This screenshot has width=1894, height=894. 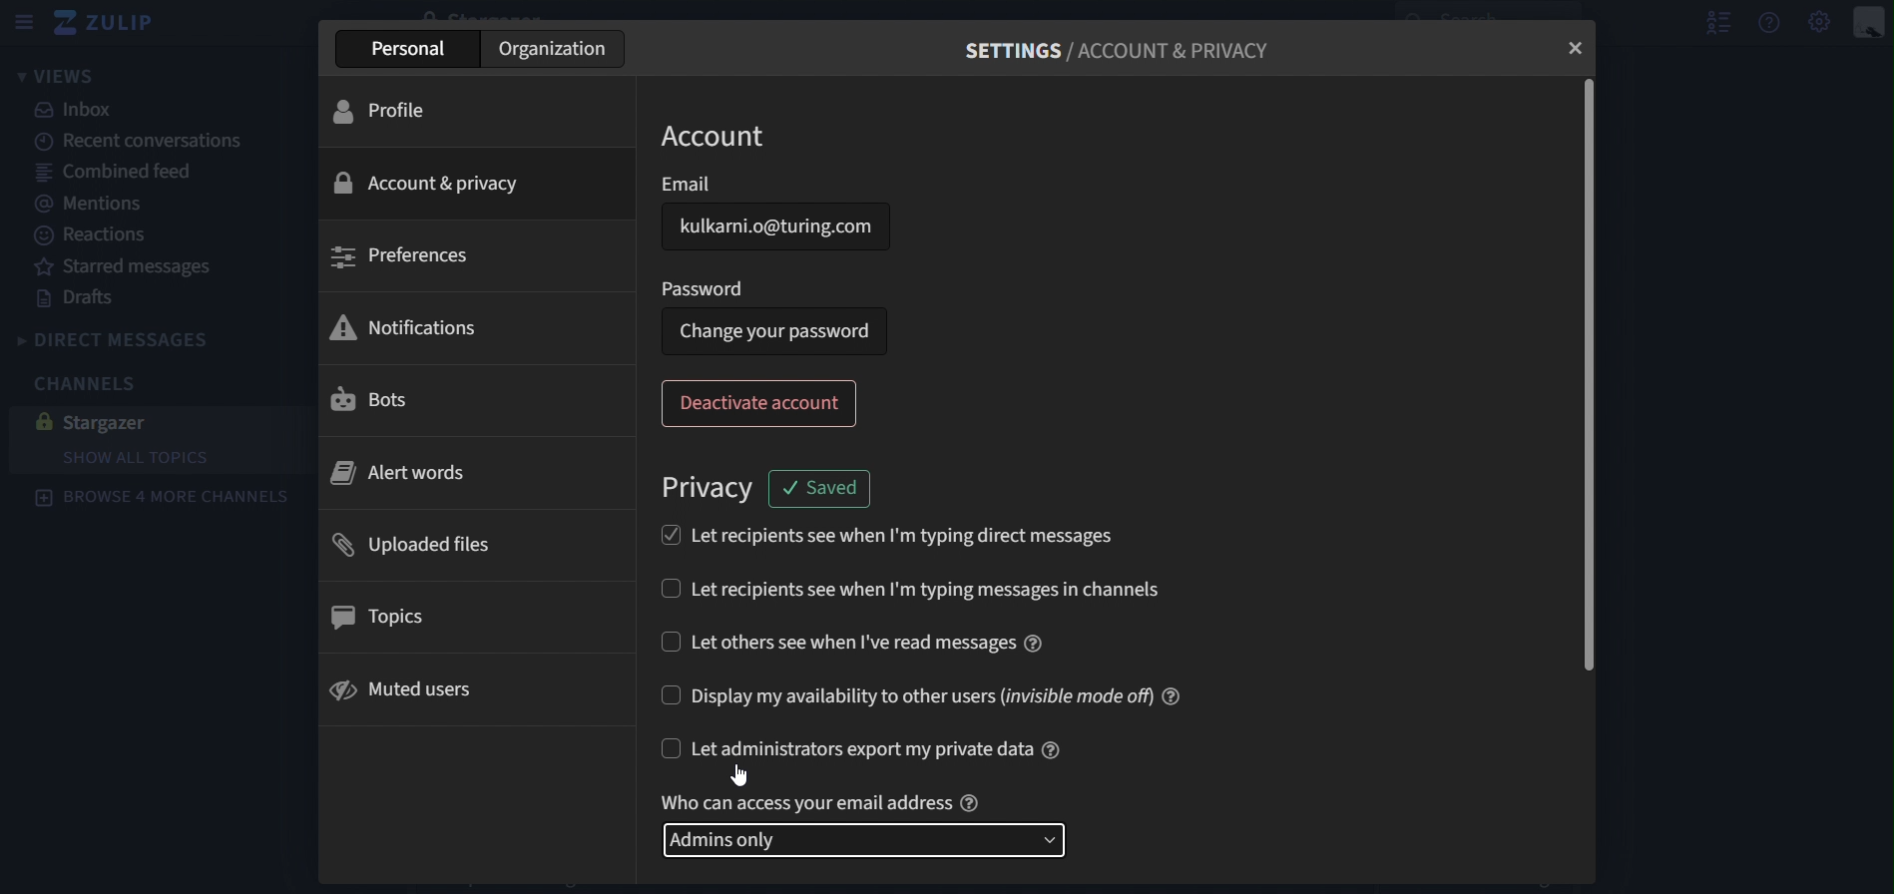 What do you see at coordinates (712, 489) in the screenshot?
I see `privacy` at bounding box center [712, 489].